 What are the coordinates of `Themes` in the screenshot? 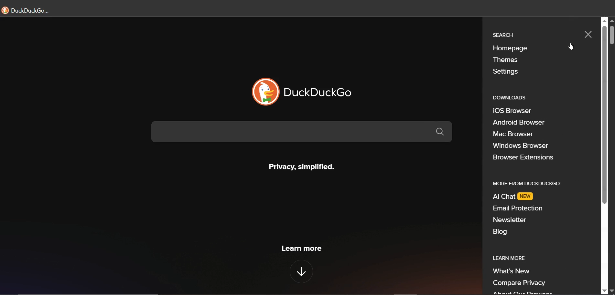 It's located at (509, 60).